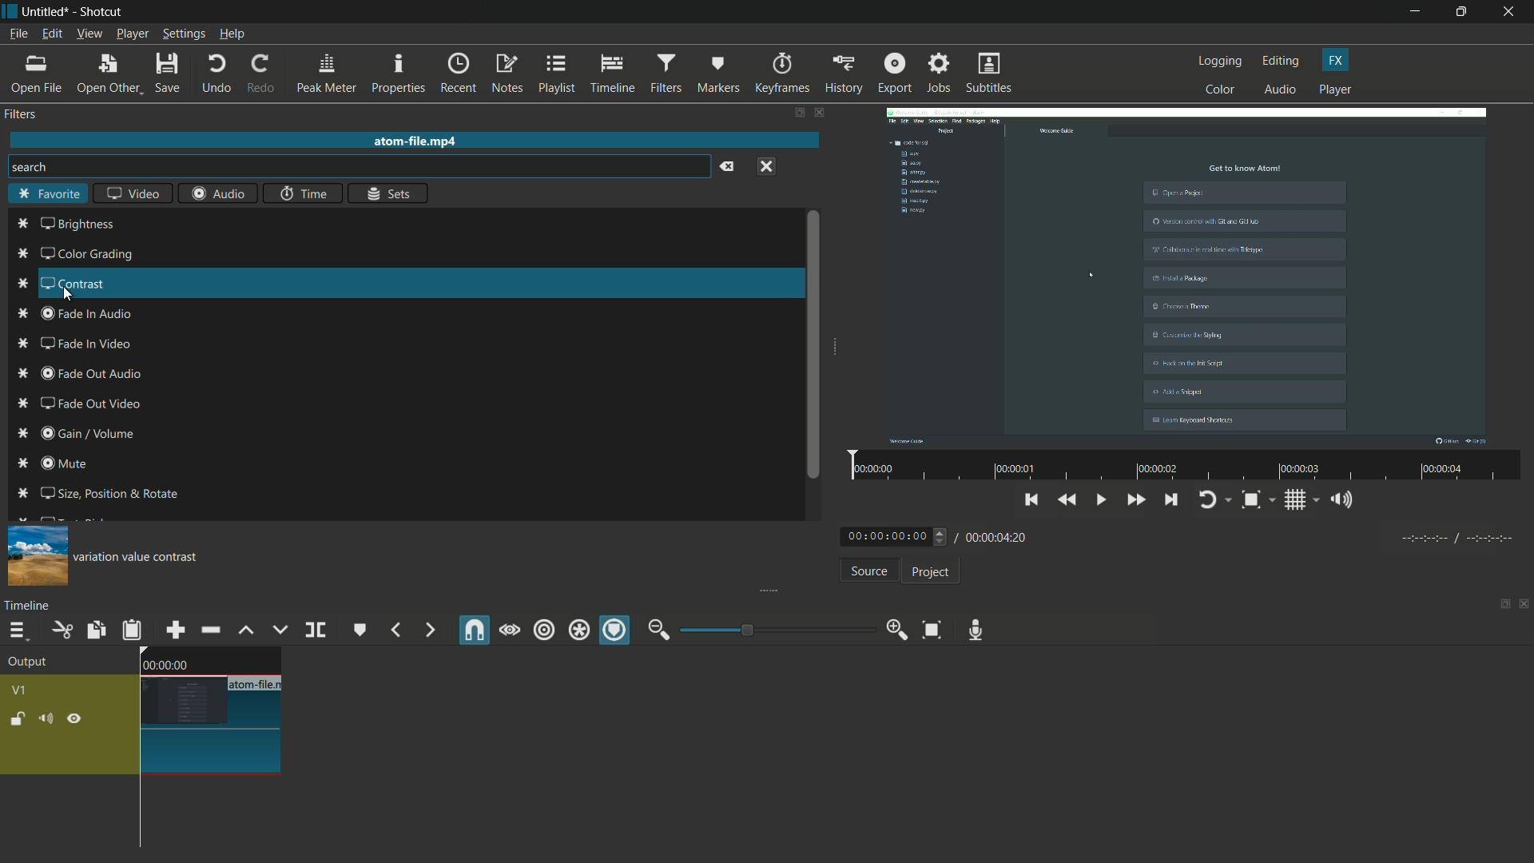  I want to click on toggle grid system, so click(1303, 503).